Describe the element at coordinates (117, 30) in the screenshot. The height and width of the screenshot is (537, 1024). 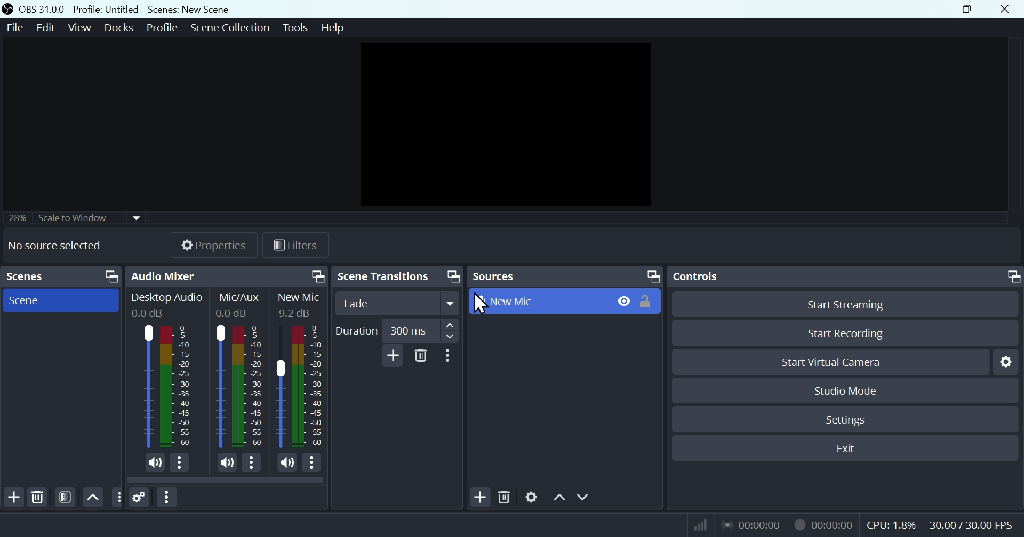
I see `Docks` at that location.